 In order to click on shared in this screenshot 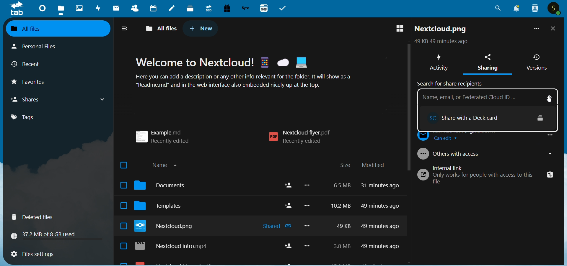, I will do `click(278, 227)`.